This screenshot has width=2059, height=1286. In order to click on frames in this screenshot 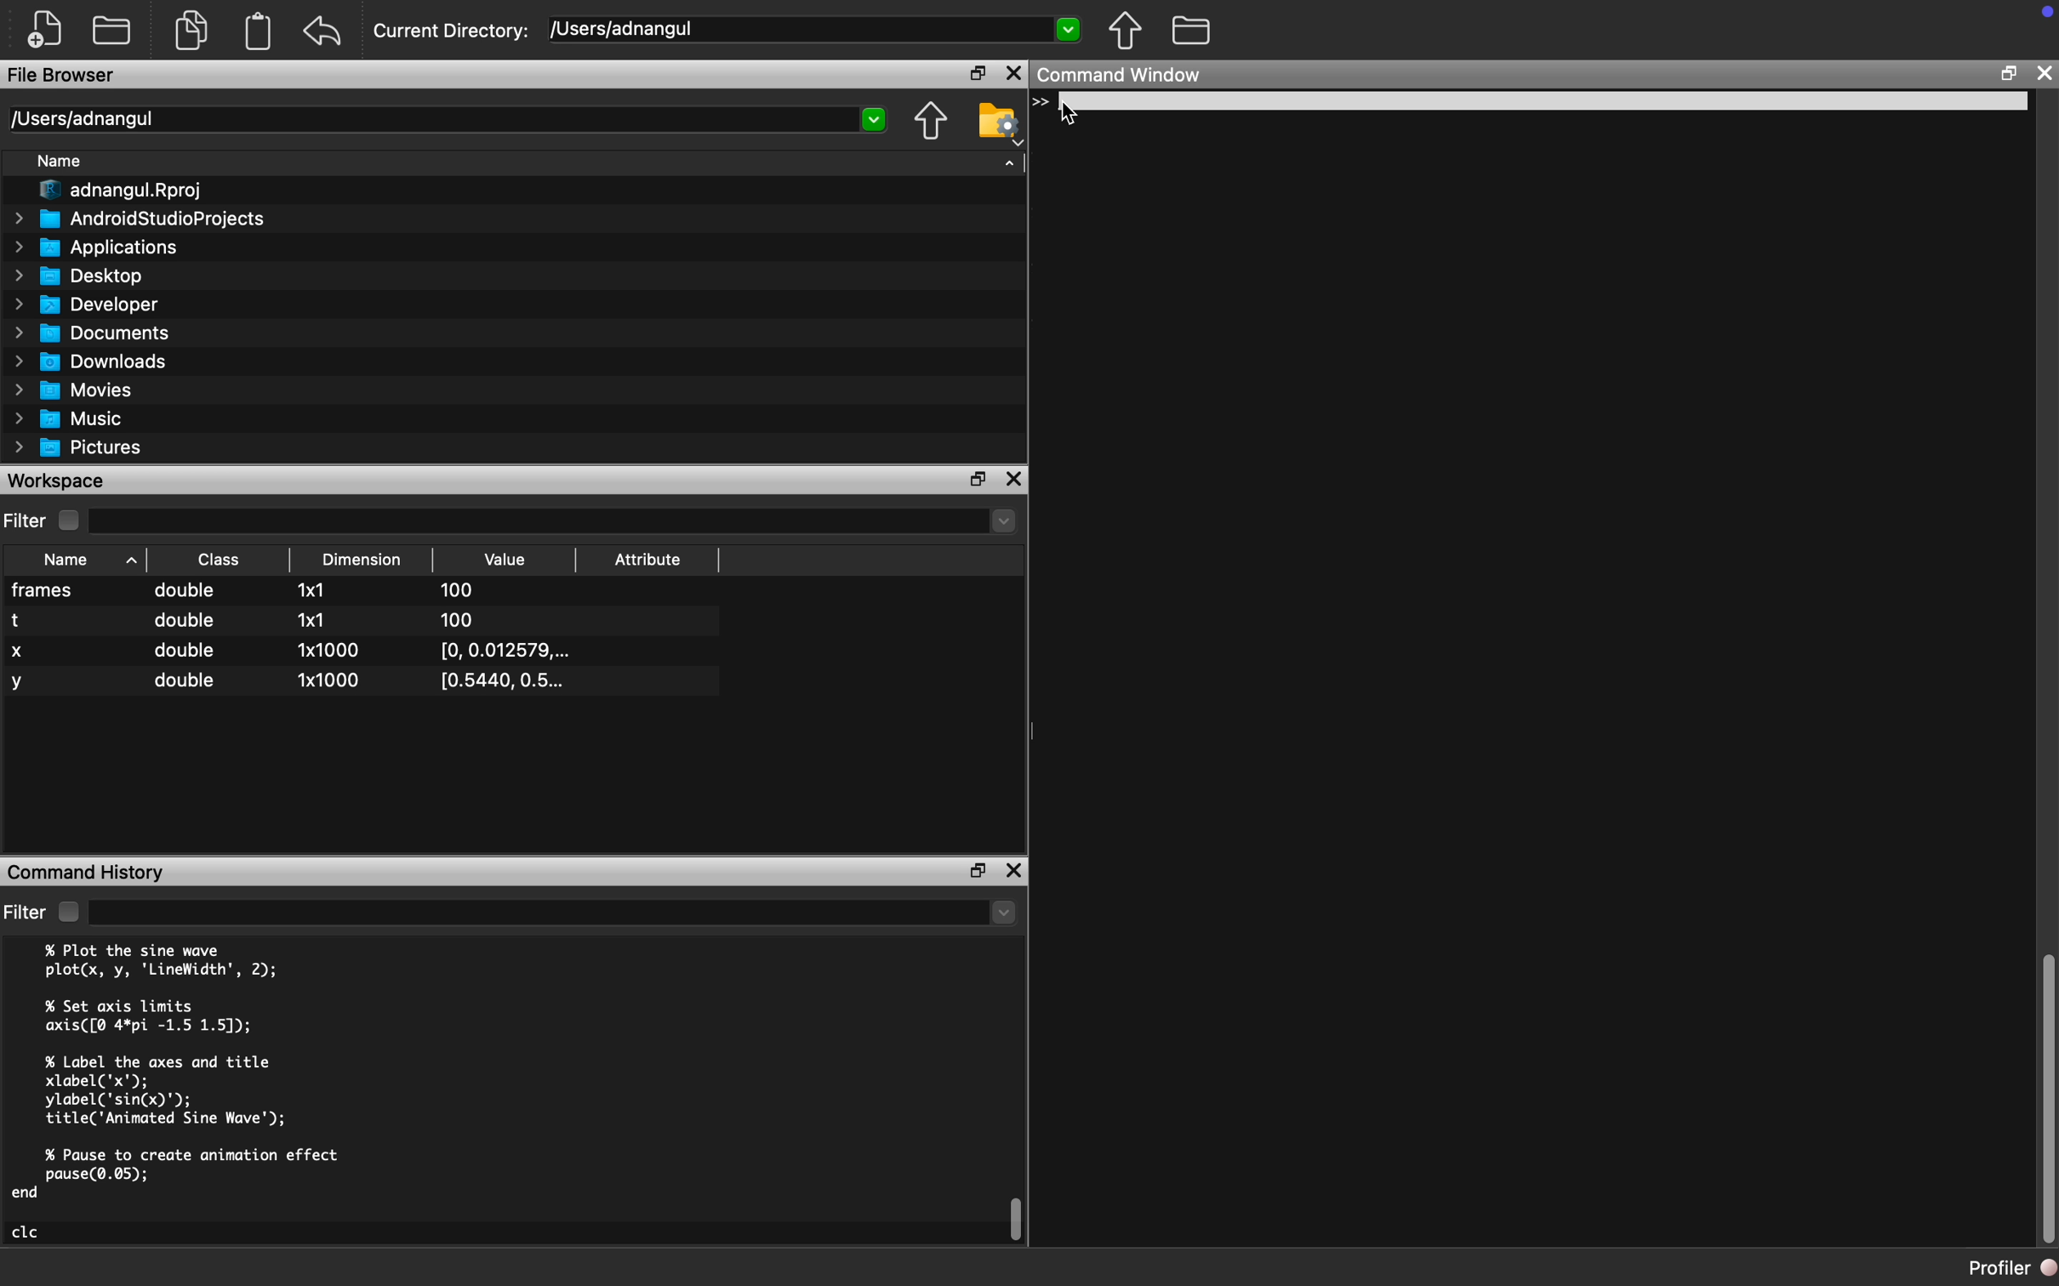, I will do `click(46, 590)`.